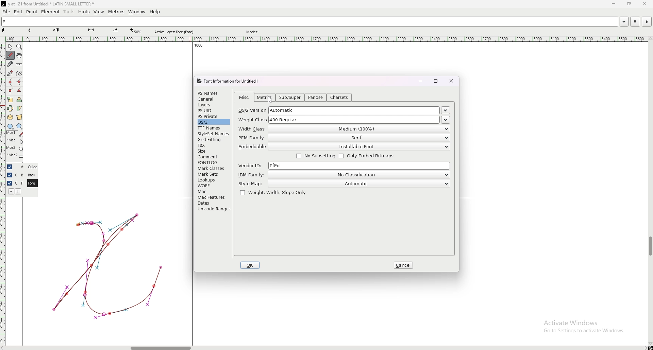  I want to click on view, so click(99, 12).